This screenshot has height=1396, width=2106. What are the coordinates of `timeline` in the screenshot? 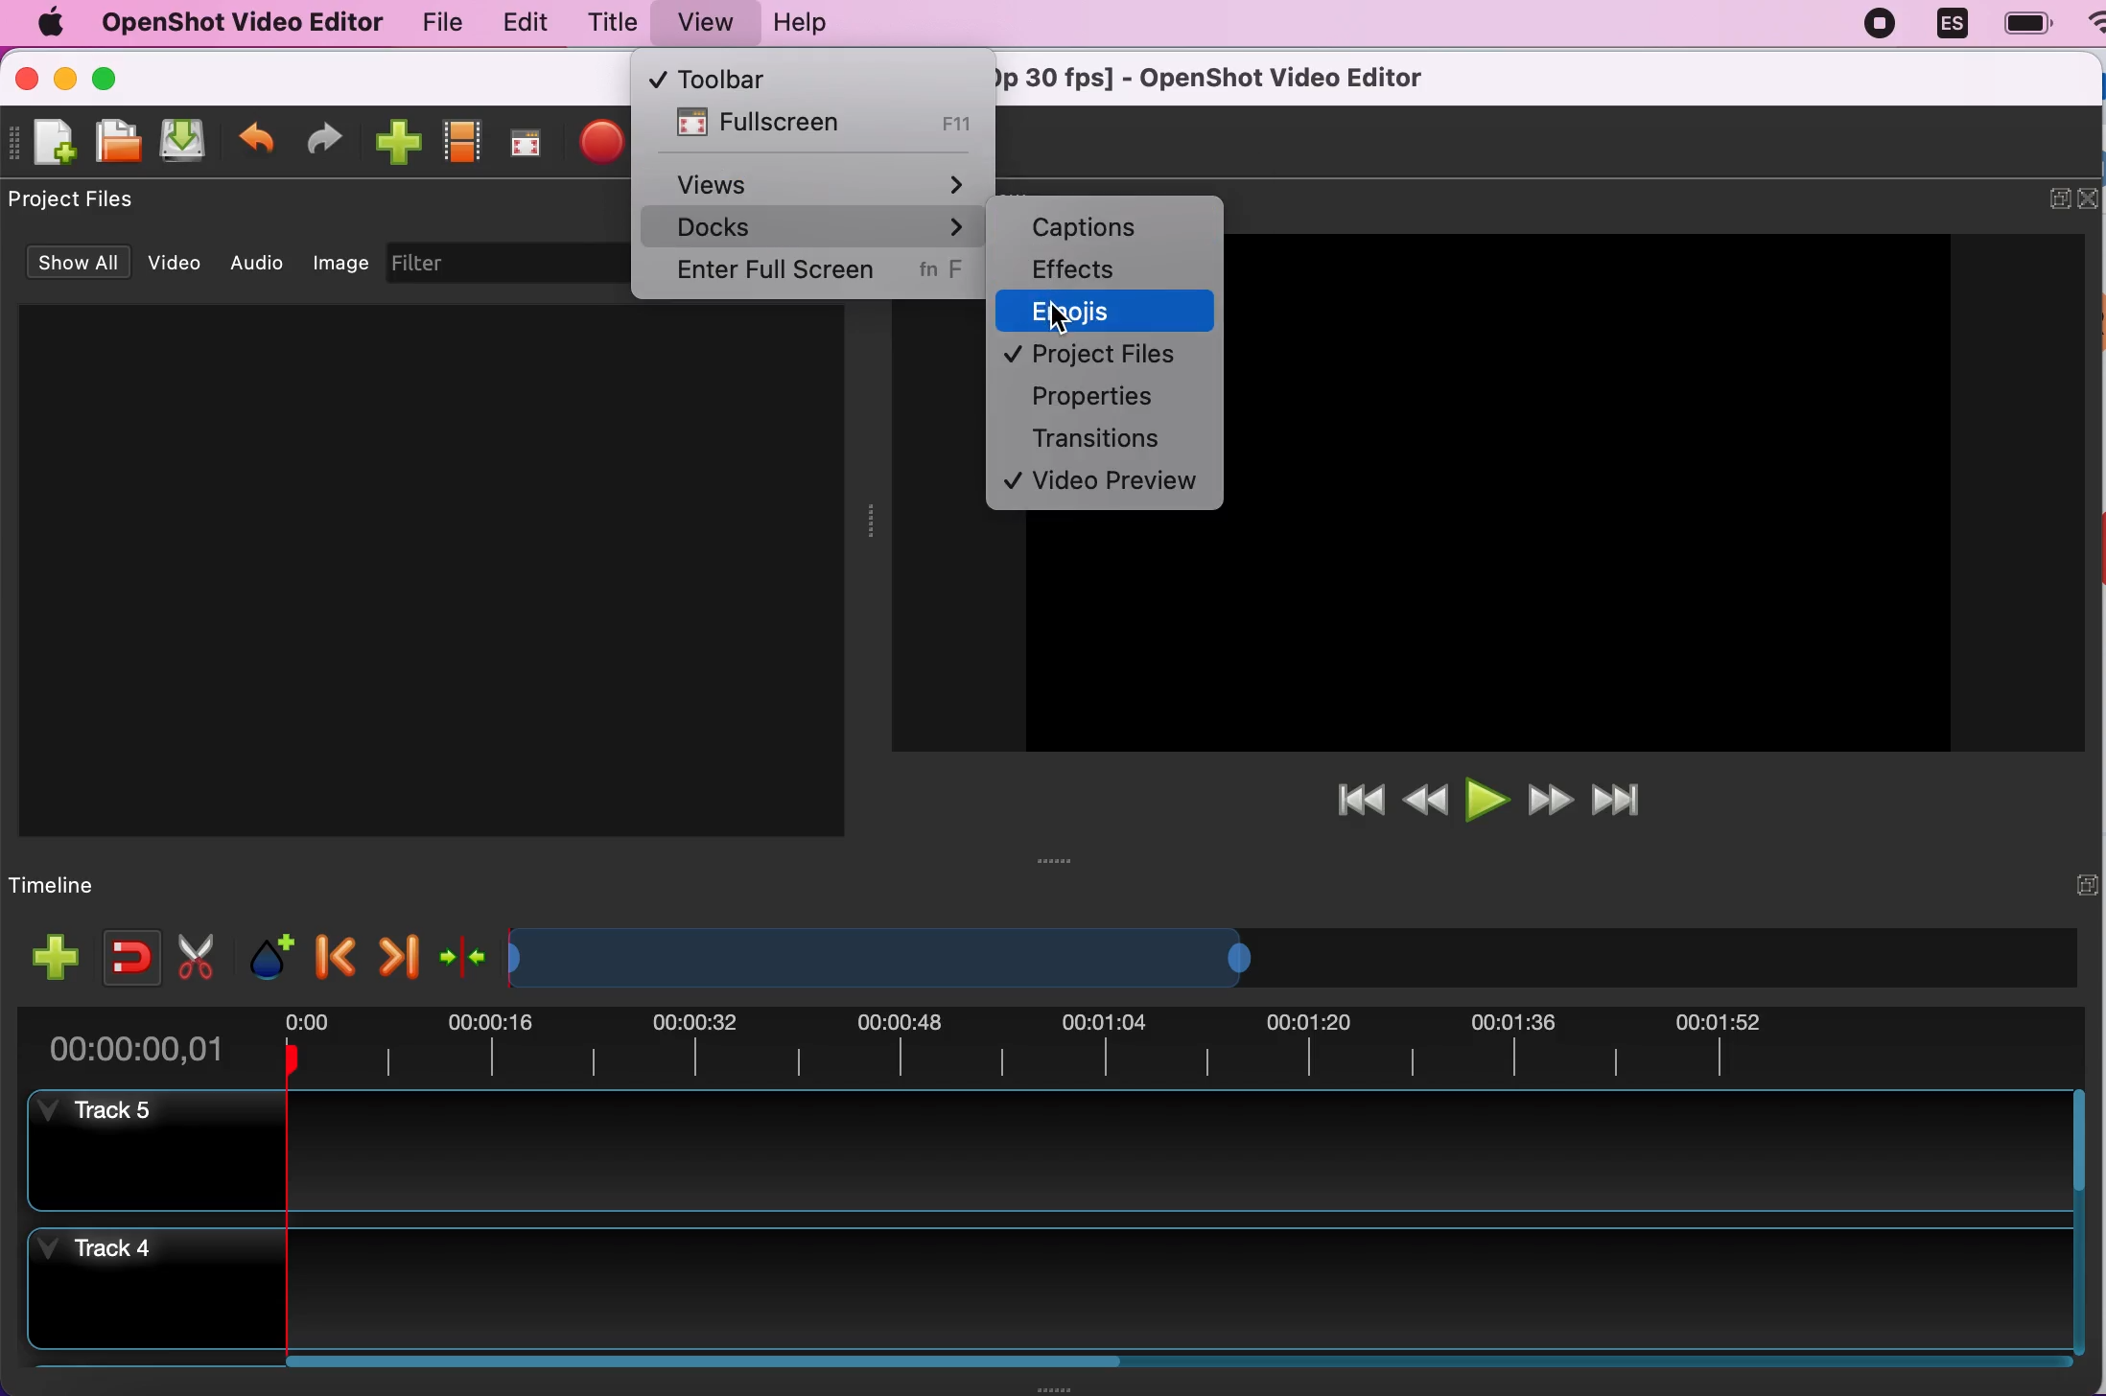 It's located at (62, 886).